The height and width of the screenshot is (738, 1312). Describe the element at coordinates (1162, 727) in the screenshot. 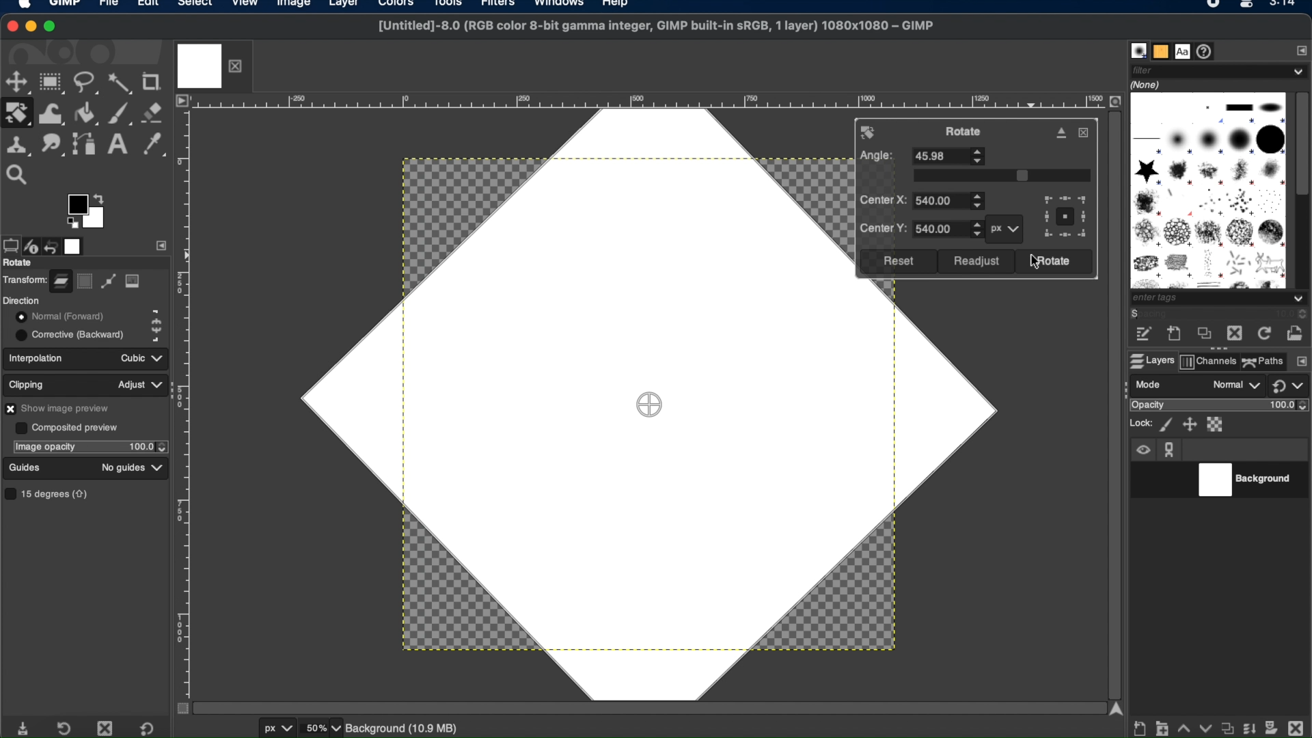

I see `create a new layer group` at that location.